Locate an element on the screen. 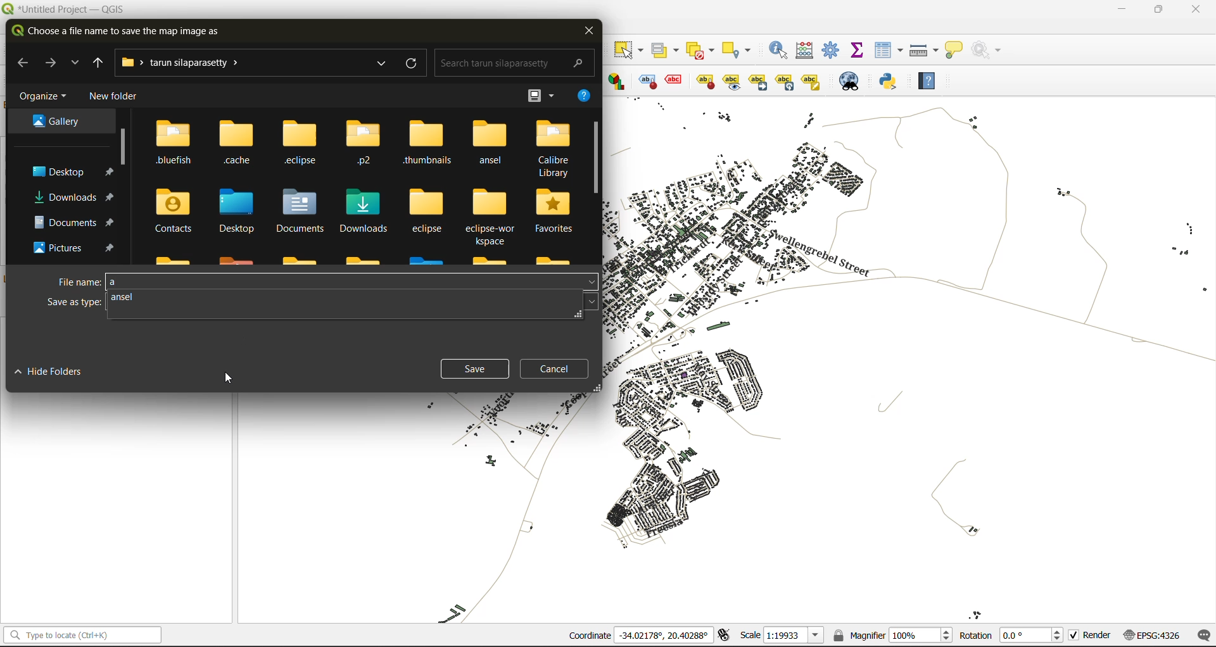 The image size is (1216, 647). Move a label, diagrams or callout is located at coordinates (759, 81).